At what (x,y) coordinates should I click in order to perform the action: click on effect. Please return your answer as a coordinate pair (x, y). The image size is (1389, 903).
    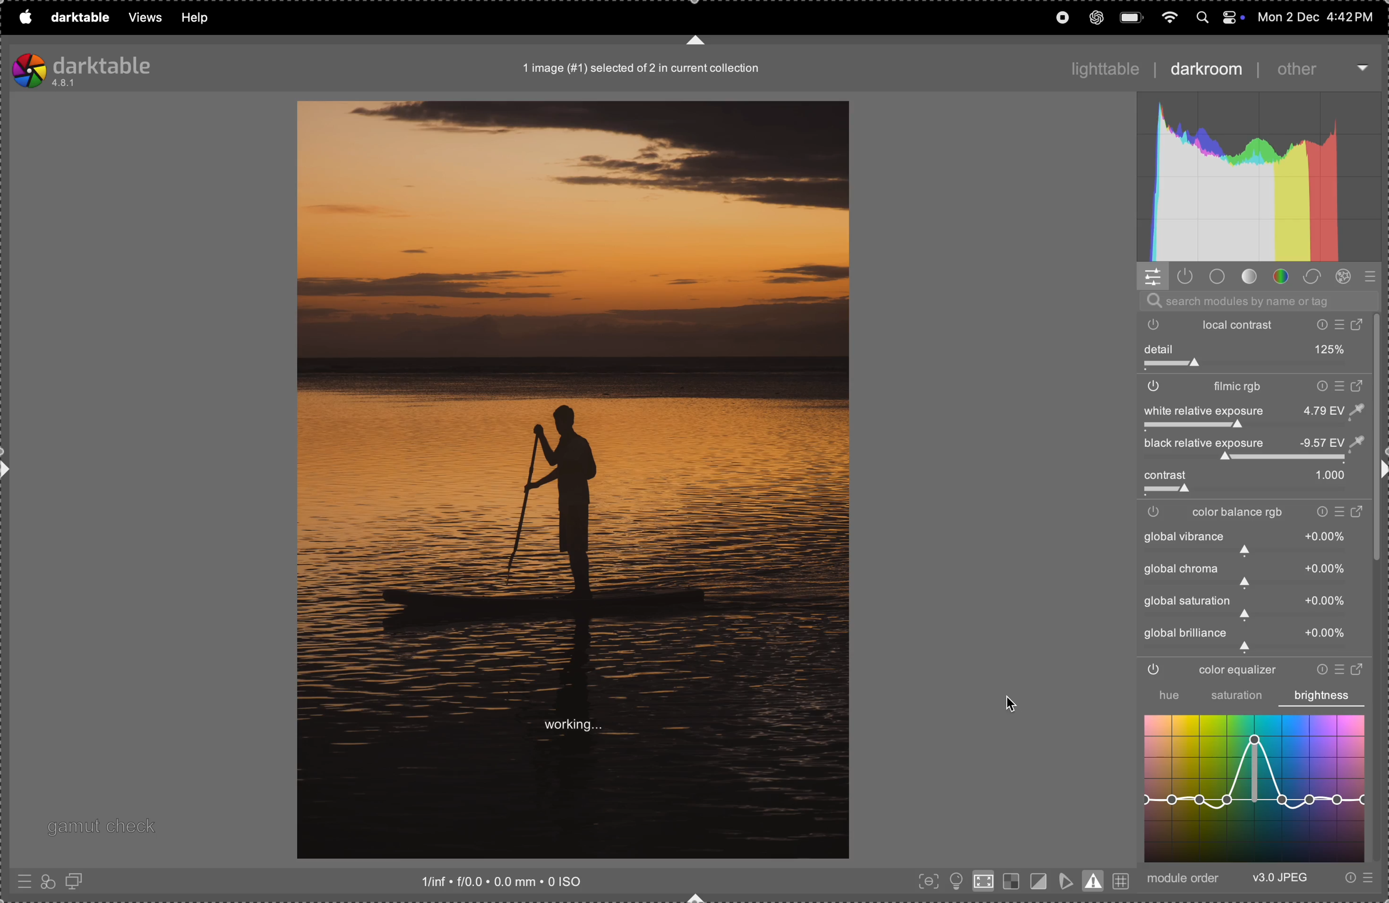
    Looking at the image, I should click on (1347, 277).